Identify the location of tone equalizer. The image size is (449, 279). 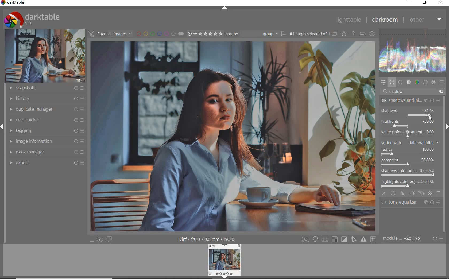
(411, 203).